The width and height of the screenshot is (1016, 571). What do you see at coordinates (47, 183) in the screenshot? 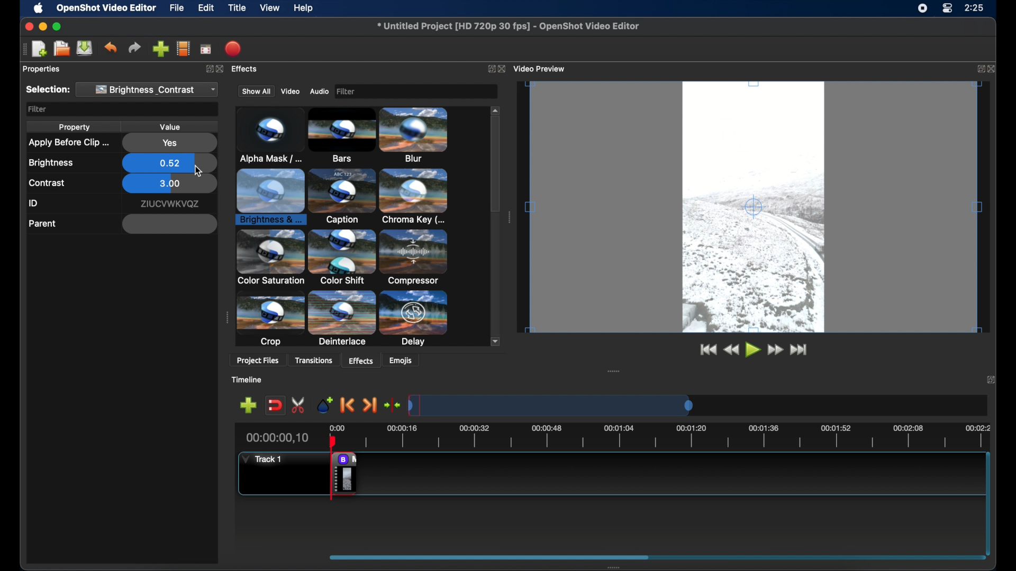
I see `contrast` at bounding box center [47, 183].